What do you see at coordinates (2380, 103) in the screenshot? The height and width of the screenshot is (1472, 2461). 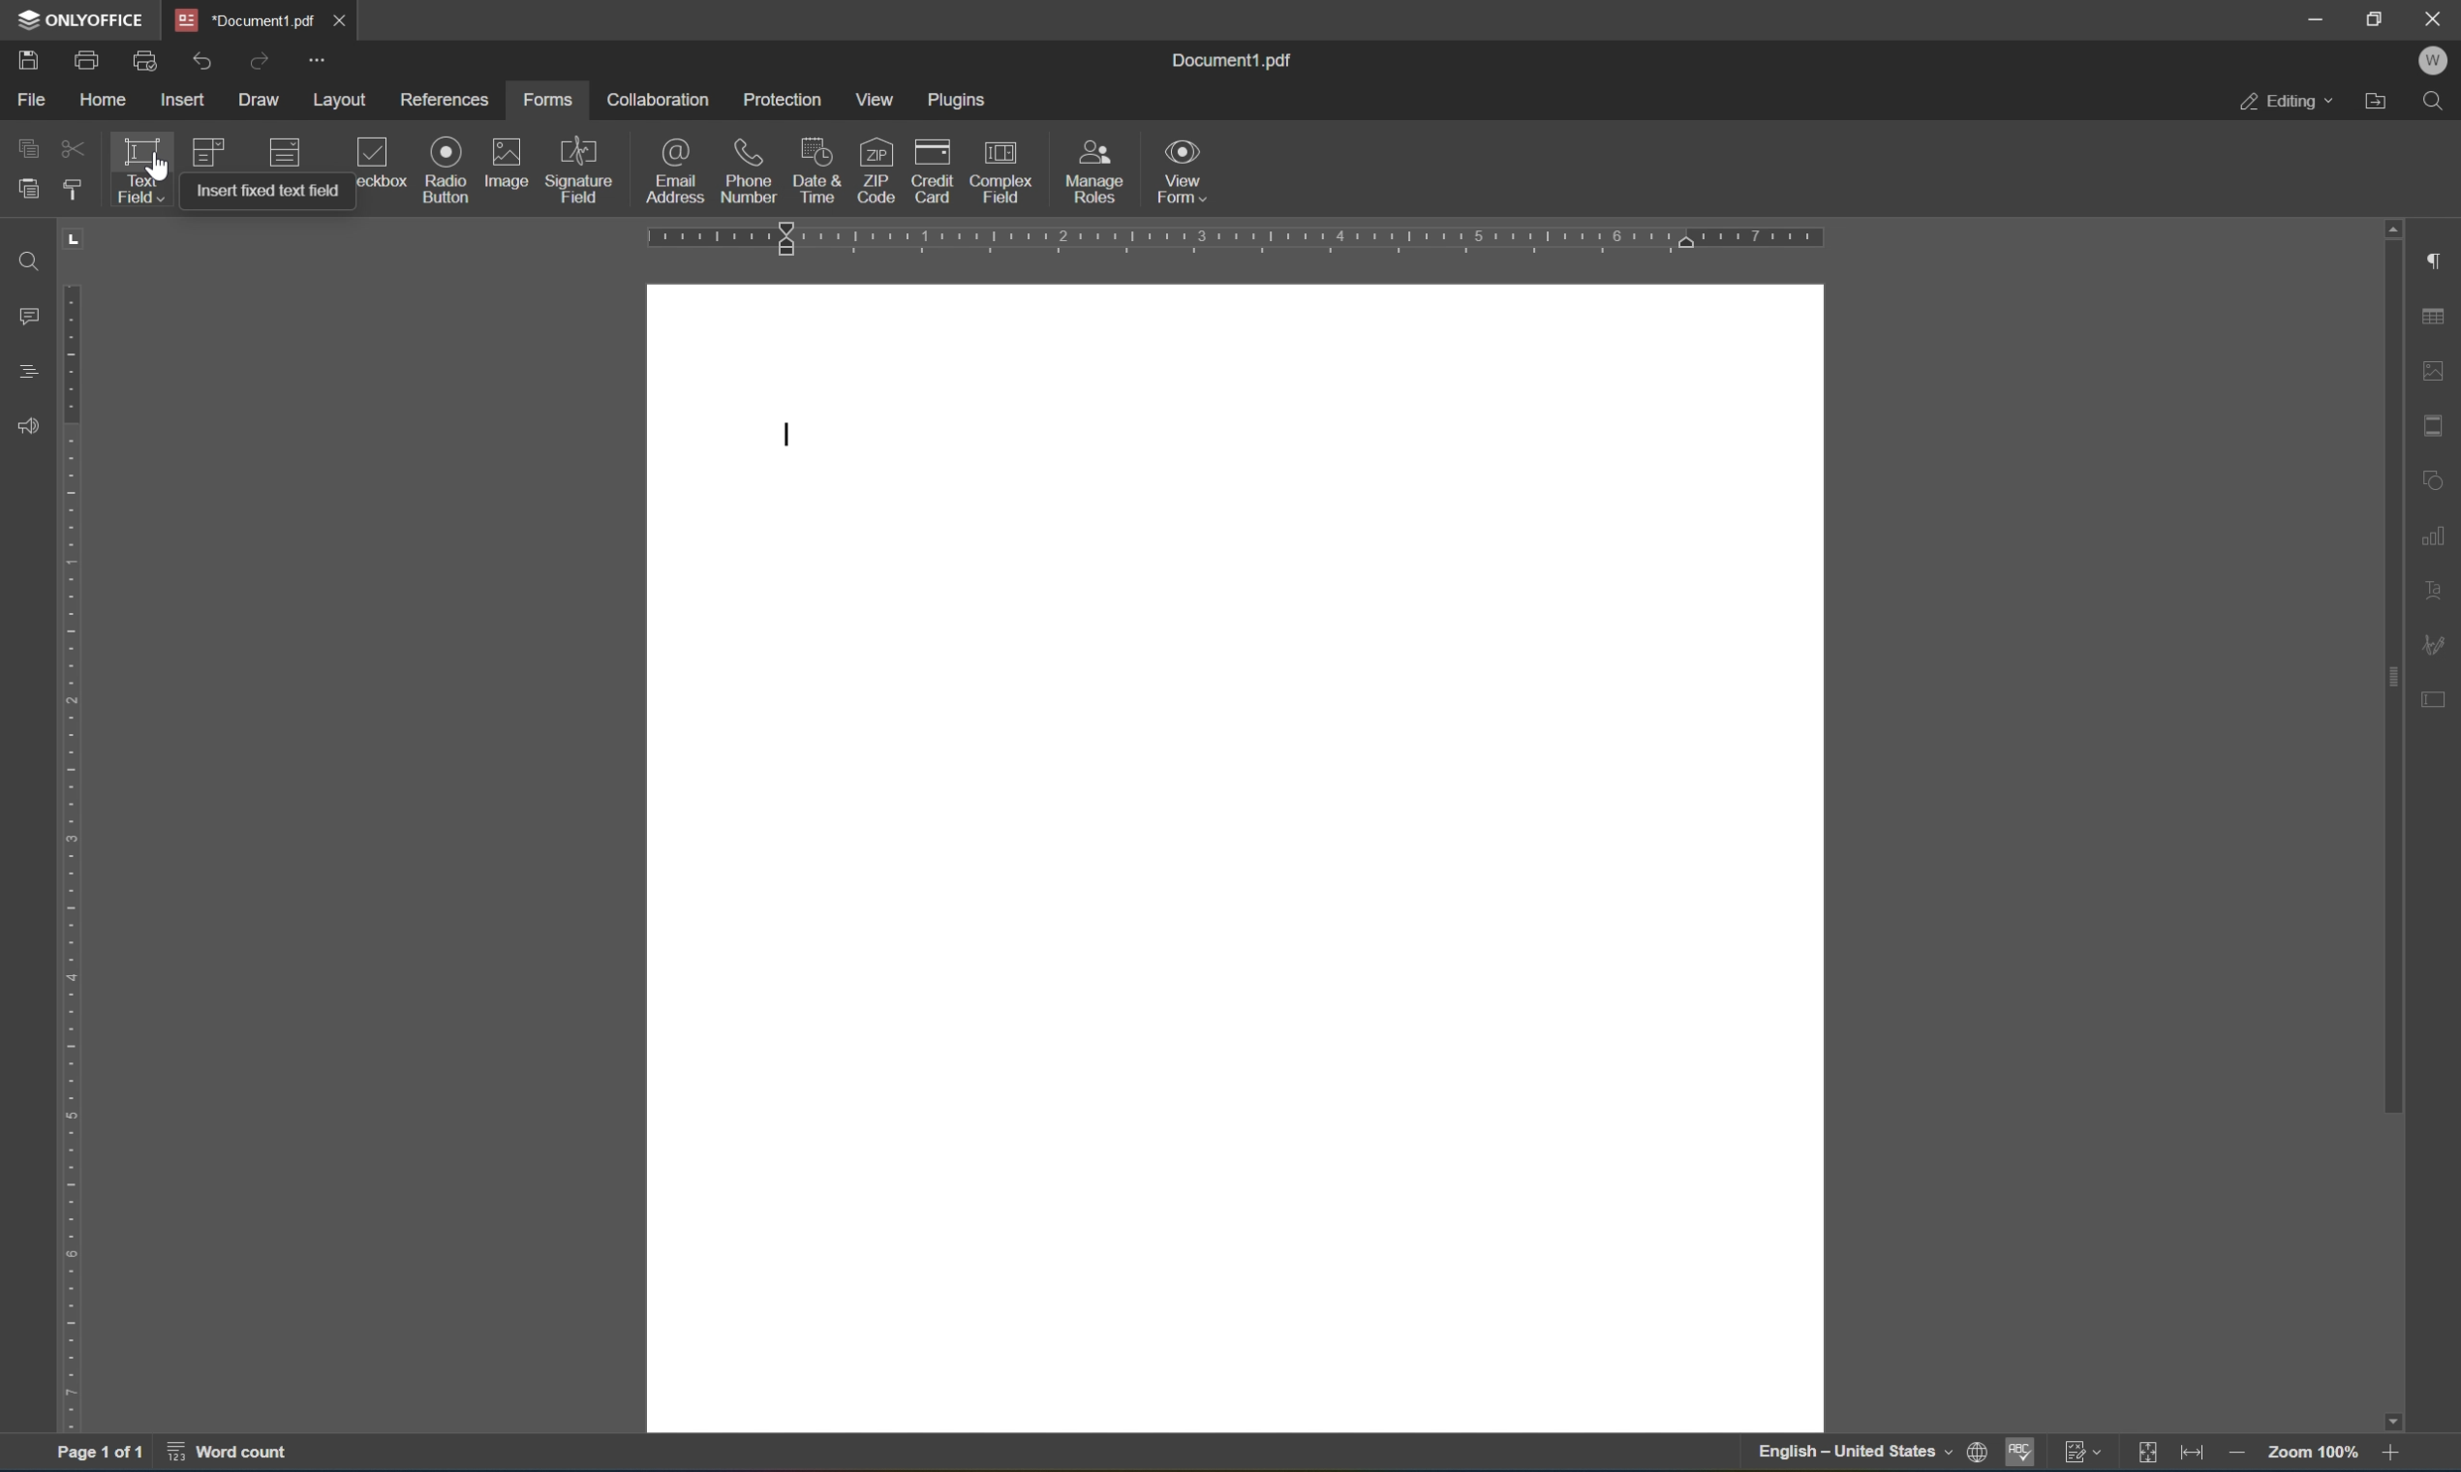 I see `open file location` at bounding box center [2380, 103].